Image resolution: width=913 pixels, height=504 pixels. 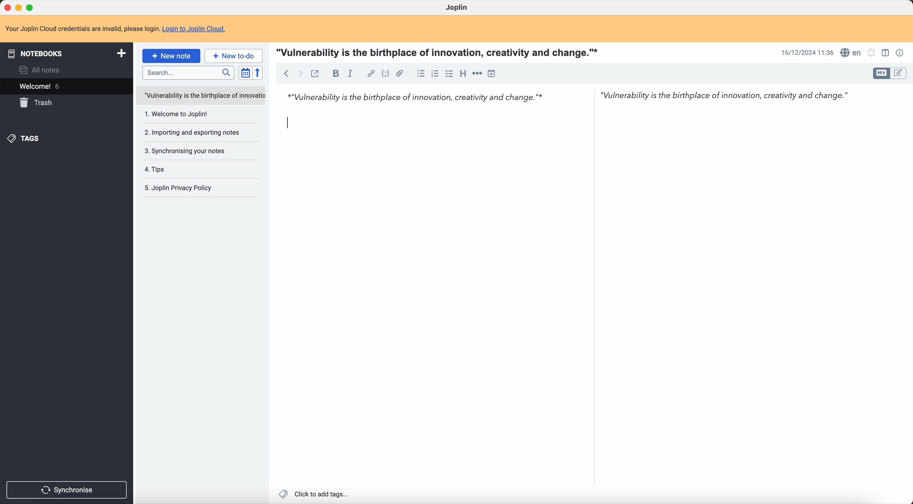 What do you see at coordinates (171, 56) in the screenshot?
I see `new note` at bounding box center [171, 56].